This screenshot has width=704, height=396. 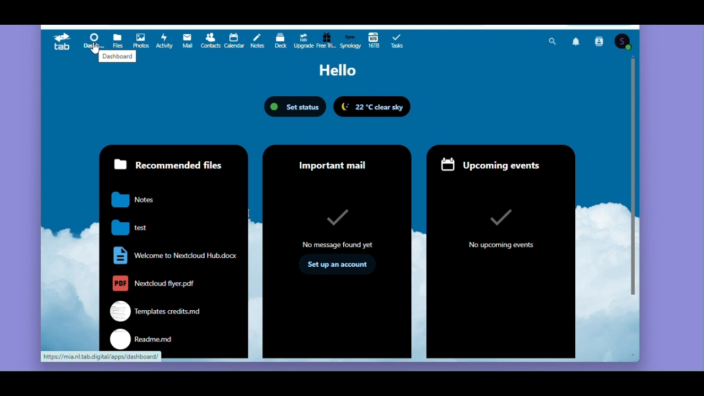 What do you see at coordinates (634, 185) in the screenshot?
I see `Vertical scrollbar` at bounding box center [634, 185].